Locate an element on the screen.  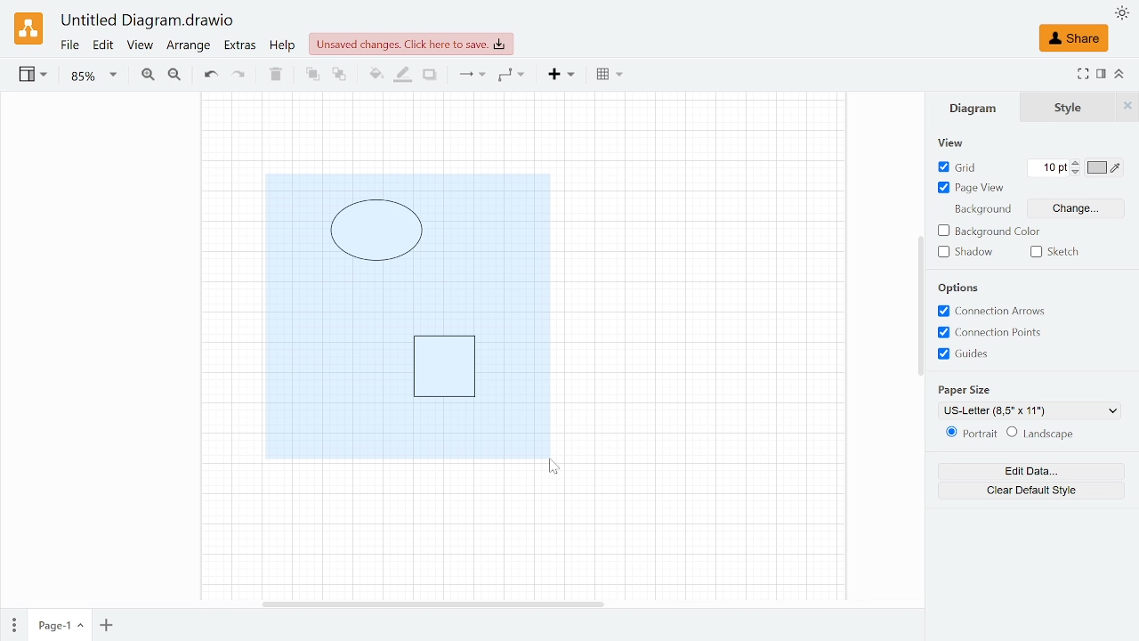
Share is located at coordinates (1073, 38).